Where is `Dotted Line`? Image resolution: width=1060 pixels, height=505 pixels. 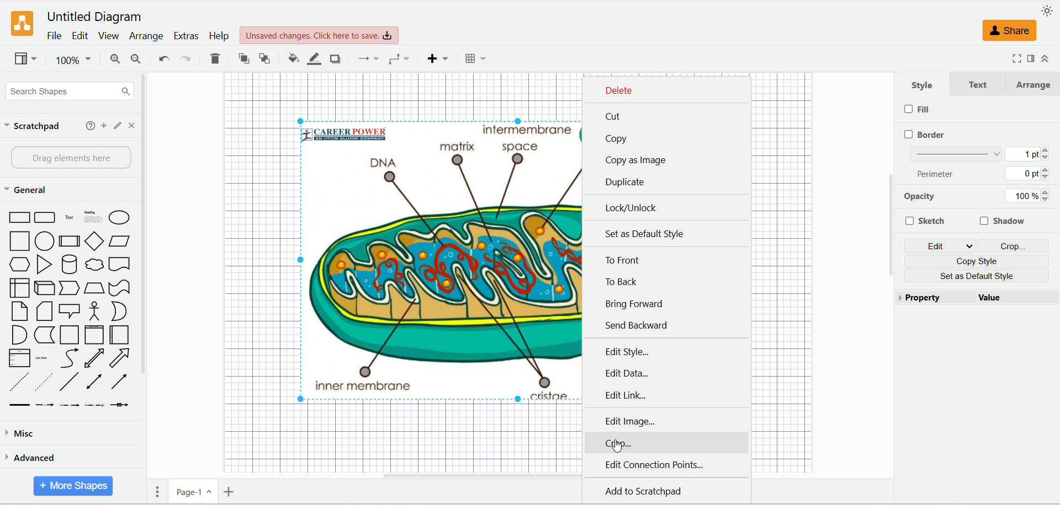 Dotted Line is located at coordinates (45, 383).